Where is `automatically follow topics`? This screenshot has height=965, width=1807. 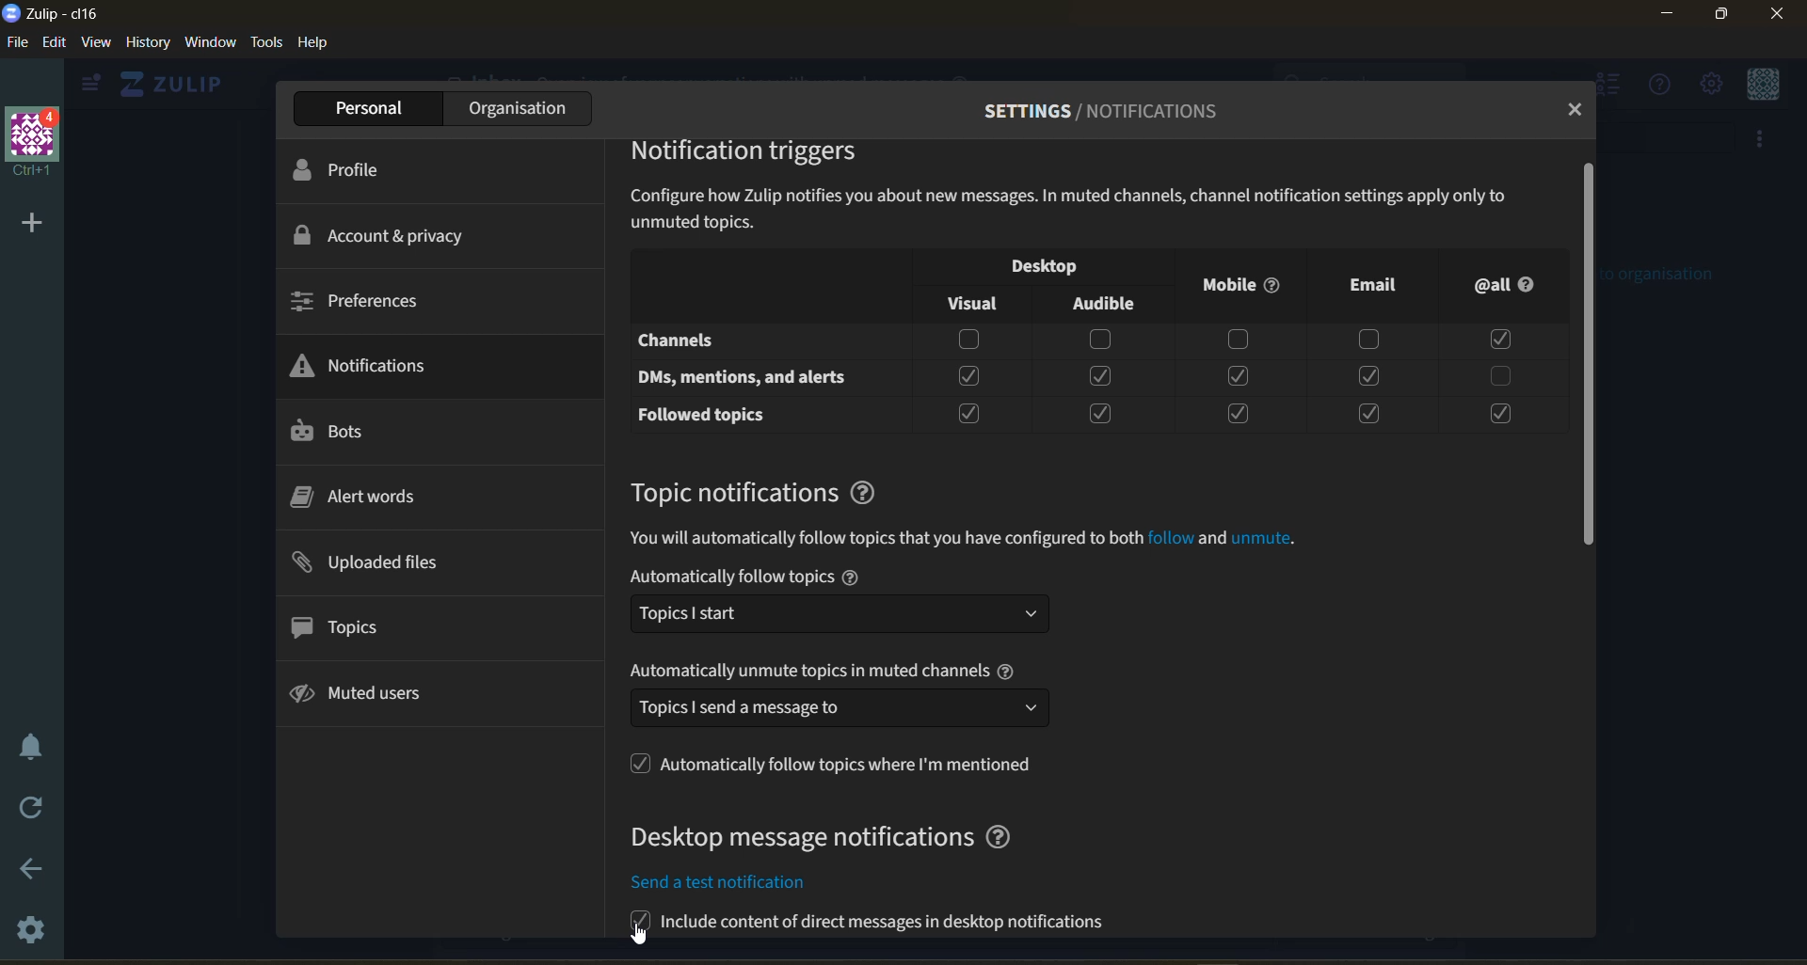
automatically follow topics is located at coordinates (840, 576).